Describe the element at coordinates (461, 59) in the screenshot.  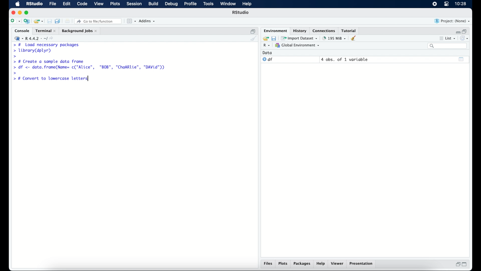
I see `show output  window` at that location.